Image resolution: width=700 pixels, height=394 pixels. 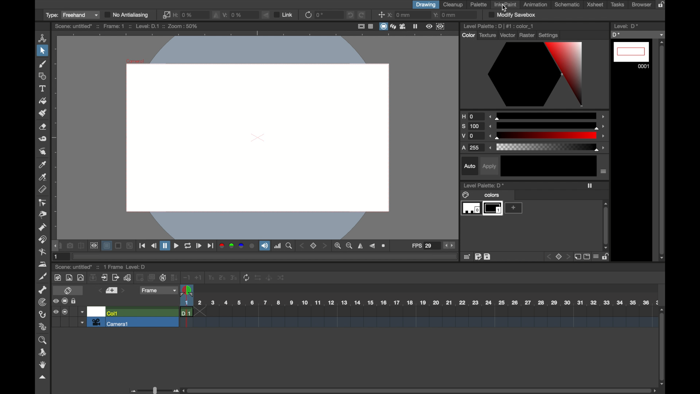 What do you see at coordinates (93, 278) in the screenshot?
I see `down` at bounding box center [93, 278].